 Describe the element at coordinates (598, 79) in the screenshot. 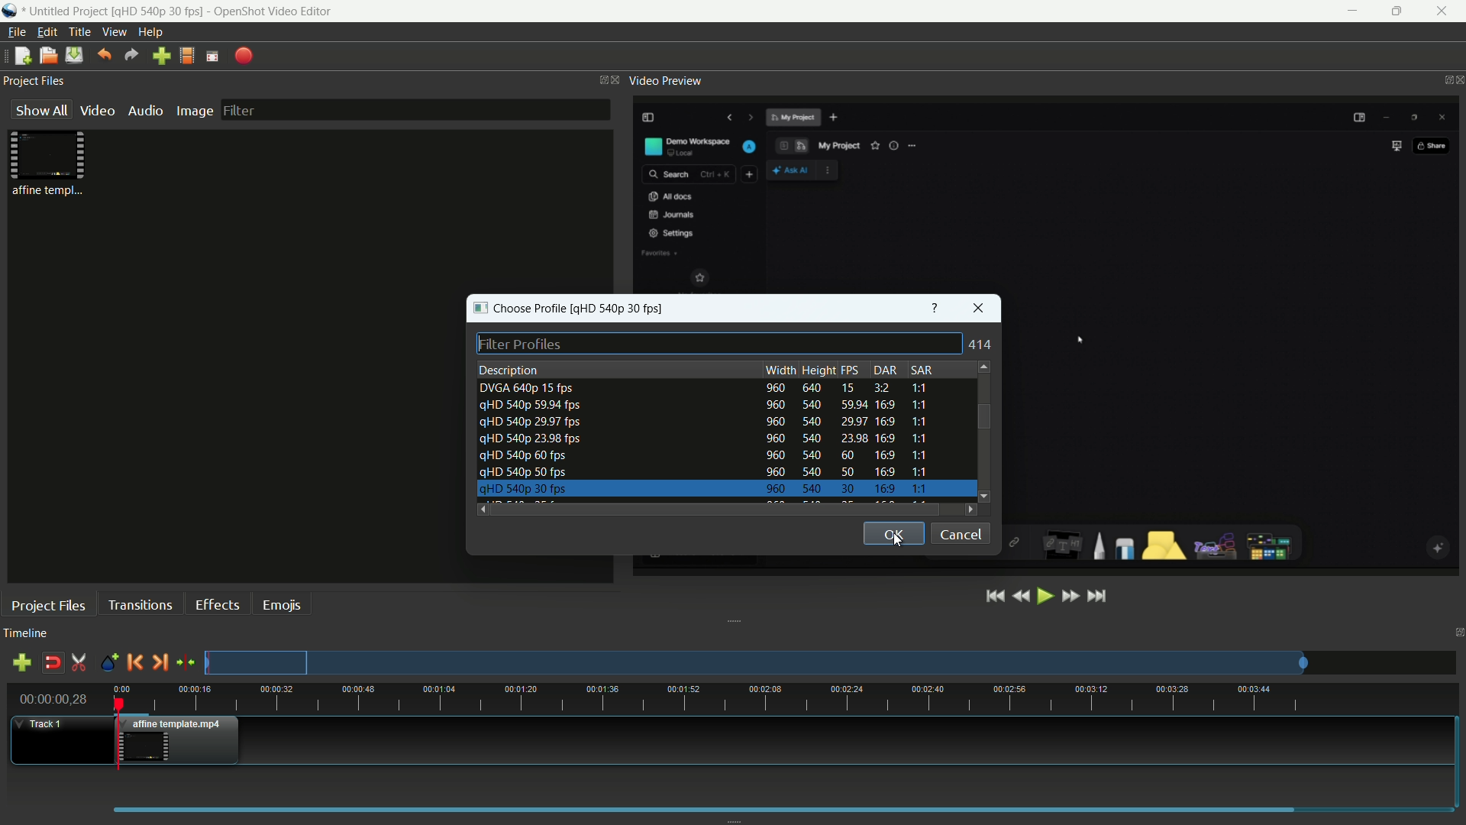

I see `change layout` at that location.